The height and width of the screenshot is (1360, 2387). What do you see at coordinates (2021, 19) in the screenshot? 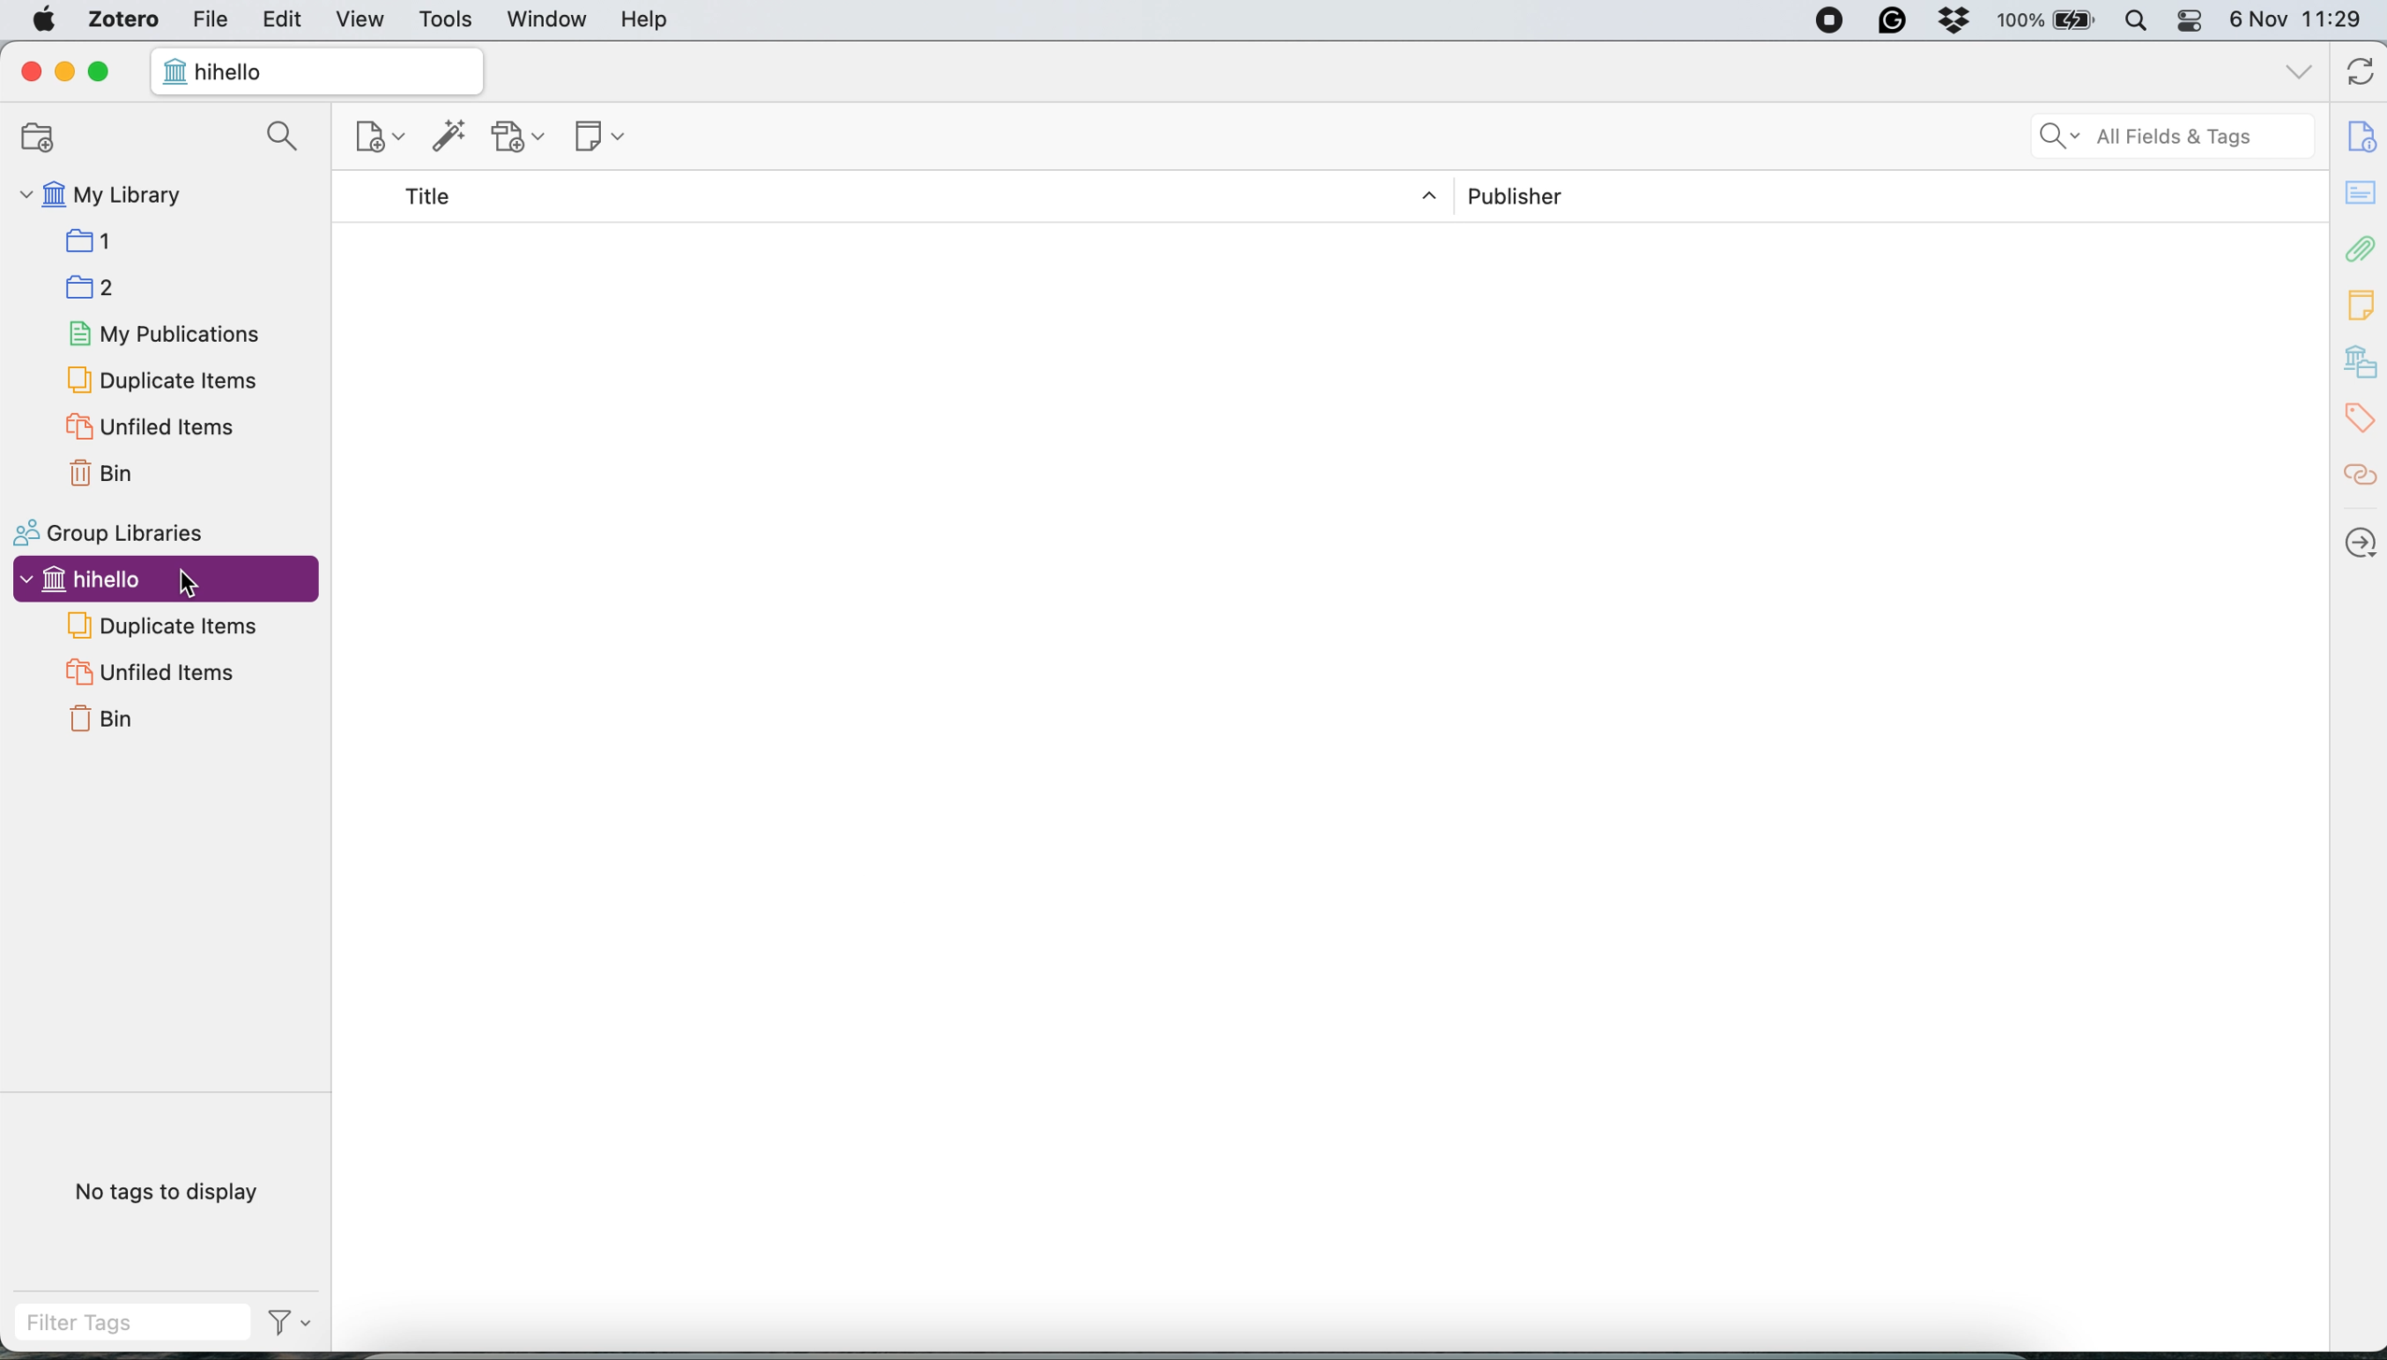
I see `100%` at bounding box center [2021, 19].